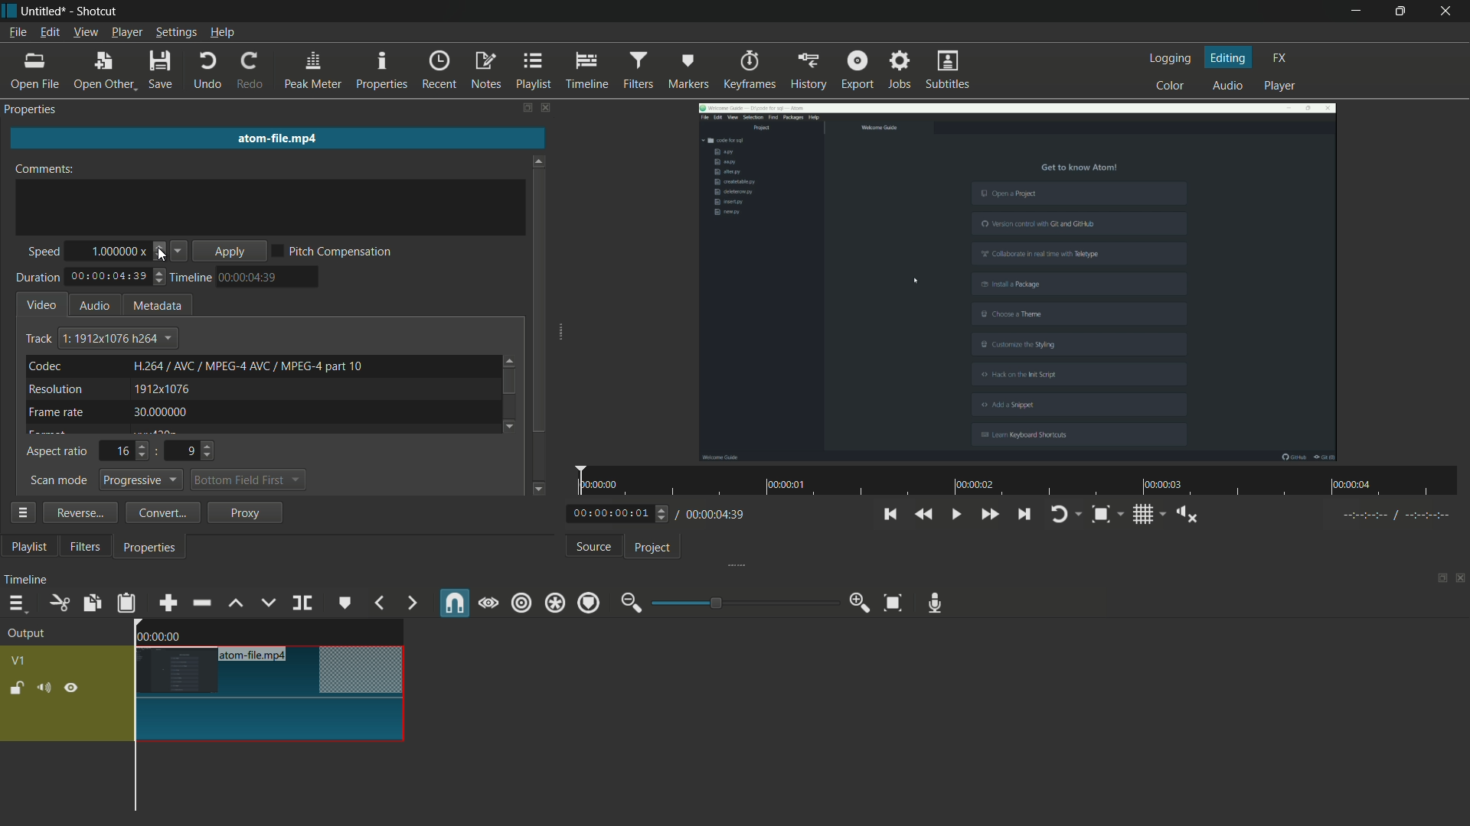  I want to click on subtitles, so click(949, 70).